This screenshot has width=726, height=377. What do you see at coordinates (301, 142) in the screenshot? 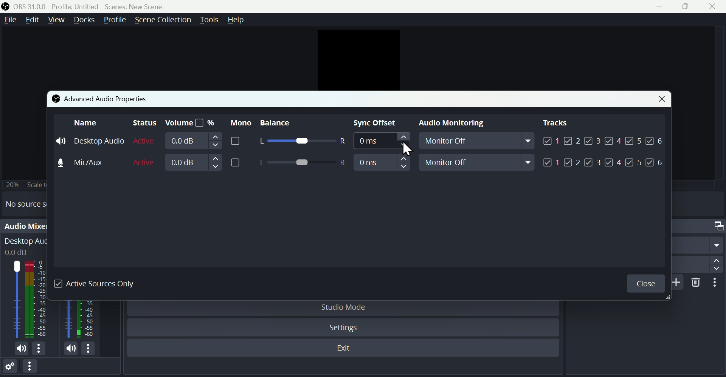
I see `Balance slider` at bounding box center [301, 142].